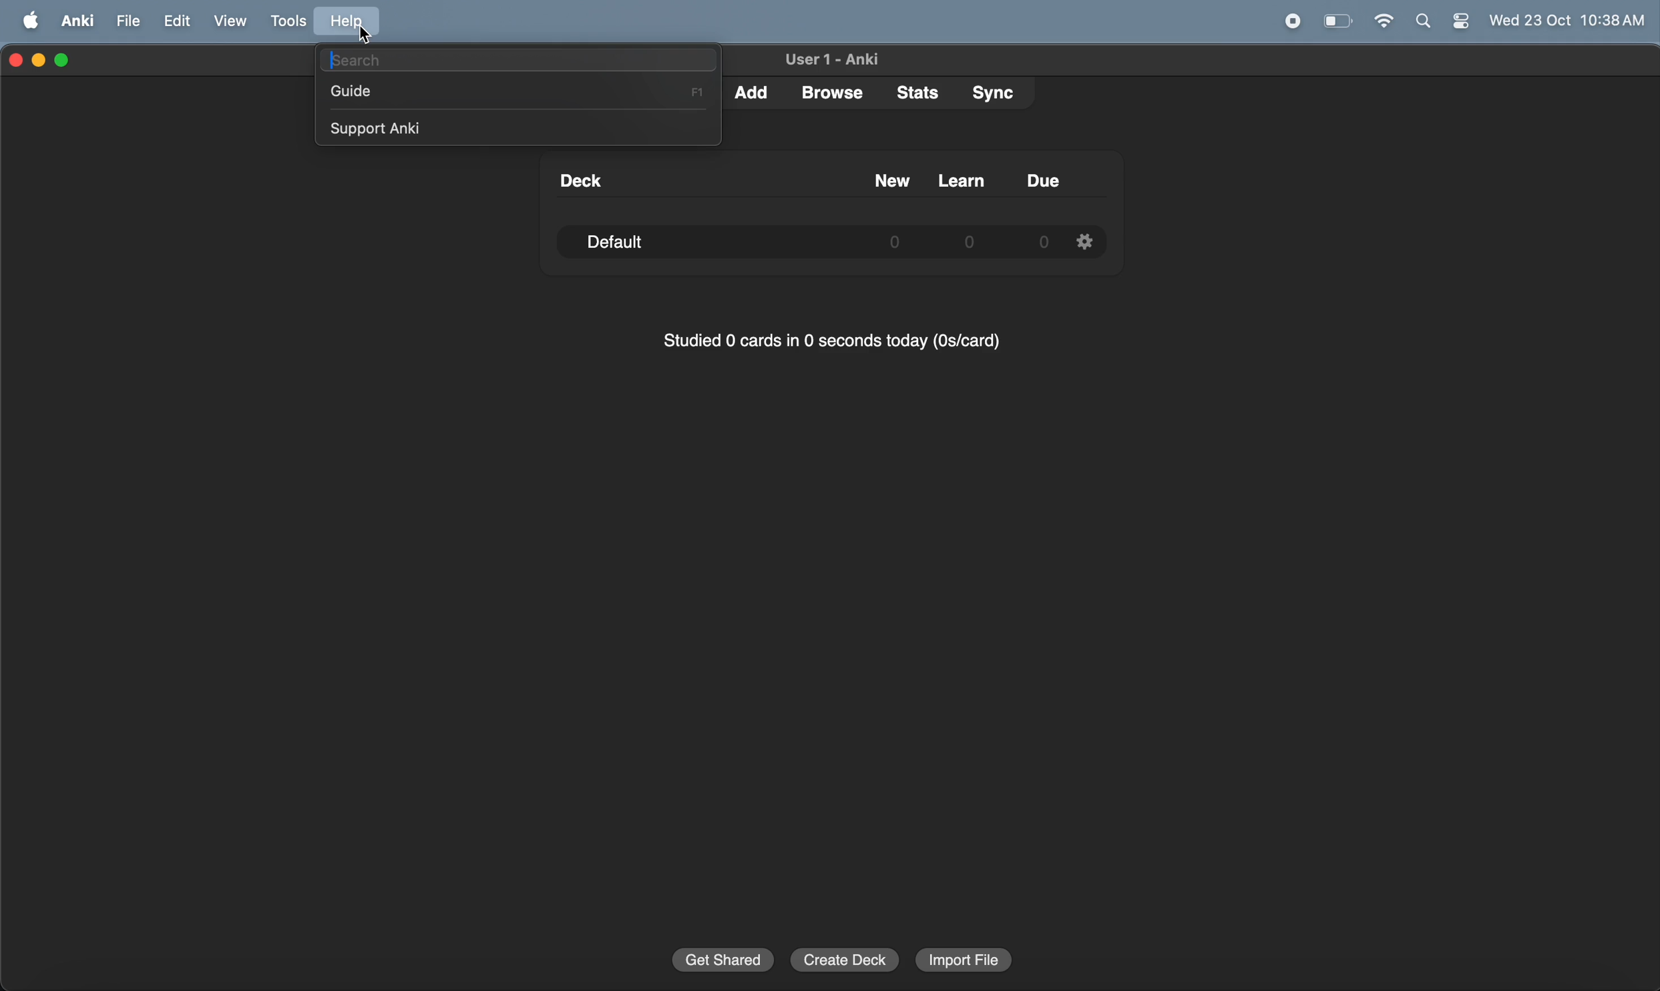 Image resolution: width=1660 pixels, height=991 pixels. What do you see at coordinates (226, 22) in the screenshot?
I see `view` at bounding box center [226, 22].